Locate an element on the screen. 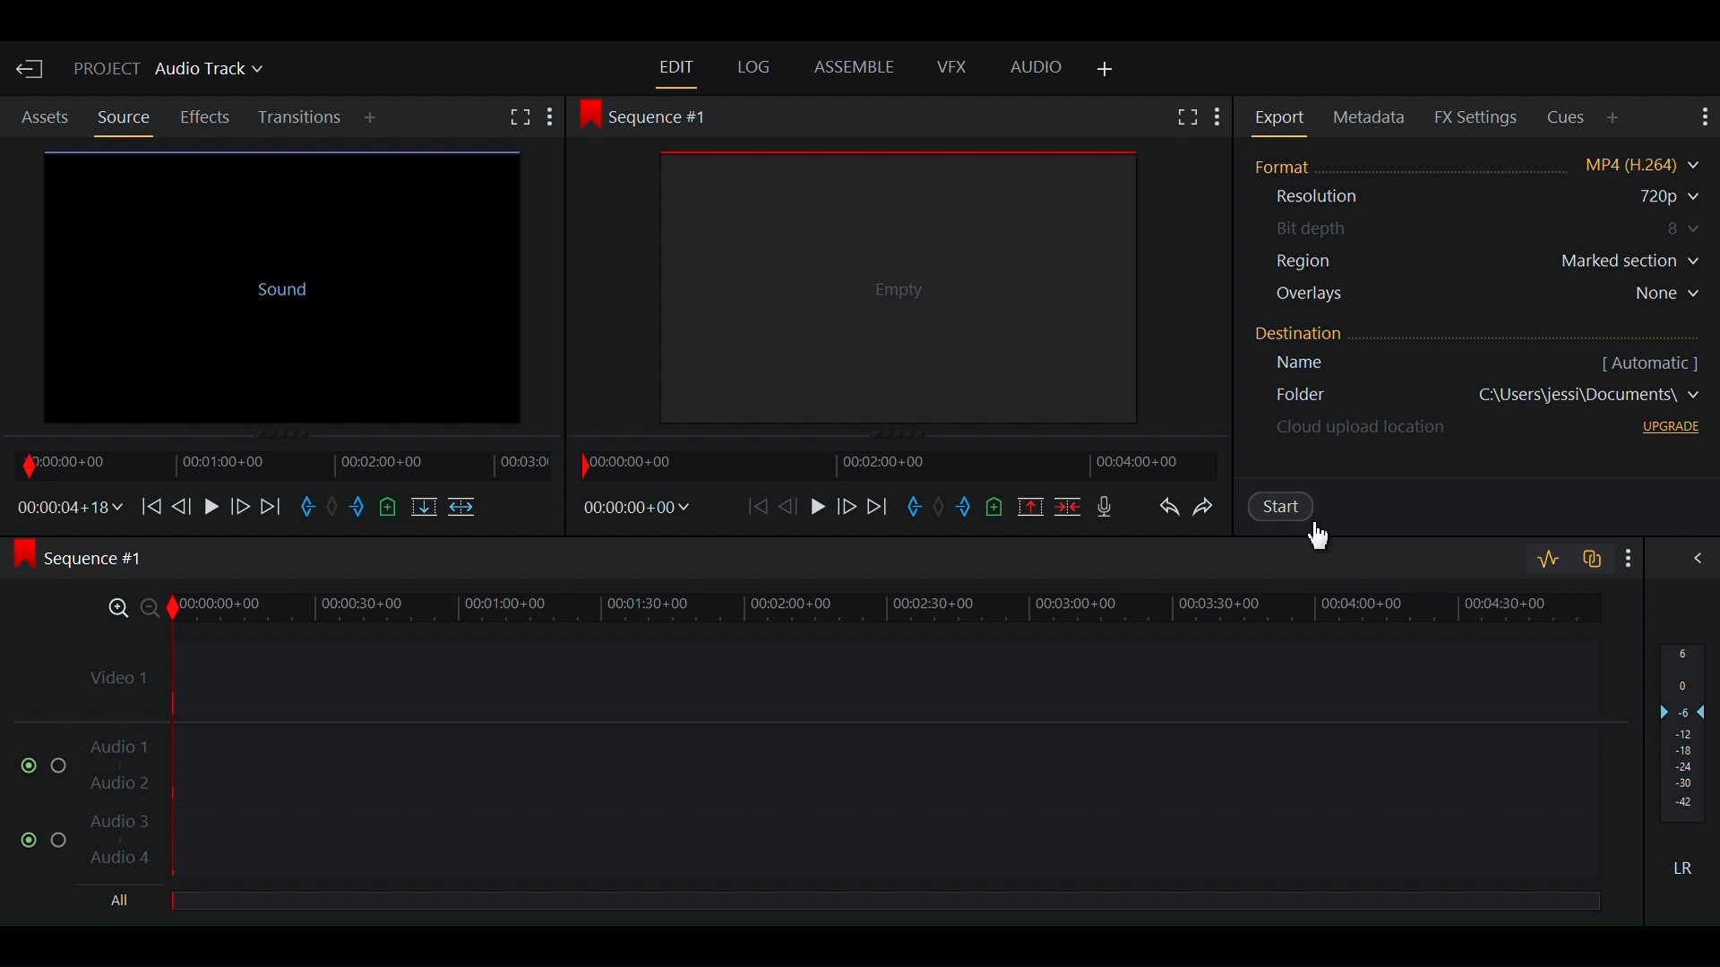  Show settings menu is located at coordinates (1624, 557).